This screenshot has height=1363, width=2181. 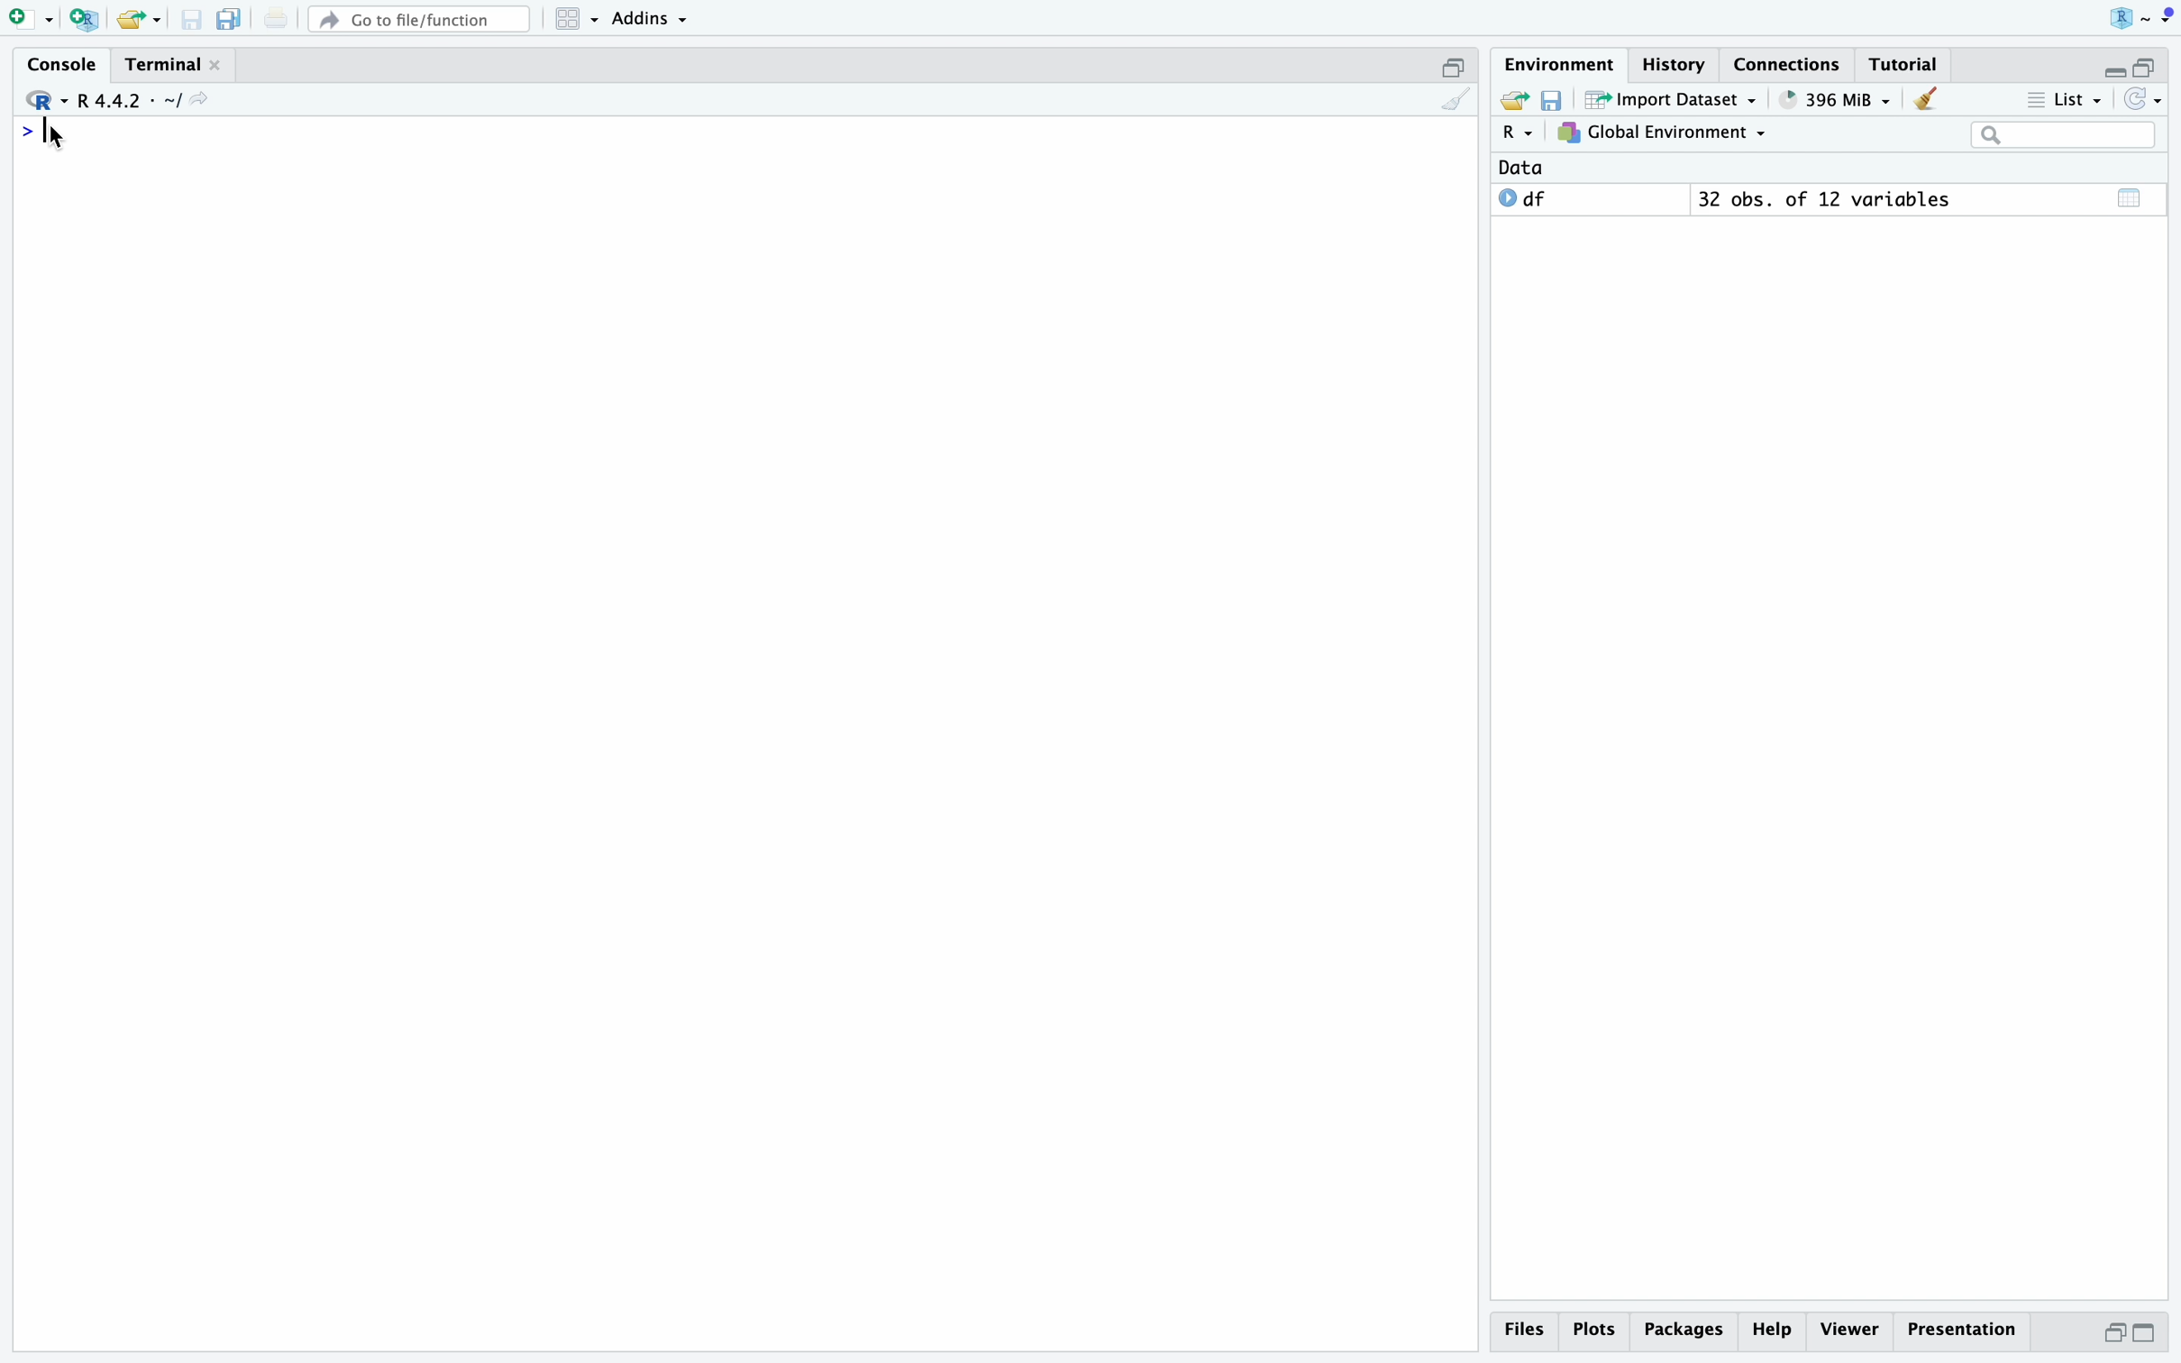 I want to click on >, so click(x=25, y=133).